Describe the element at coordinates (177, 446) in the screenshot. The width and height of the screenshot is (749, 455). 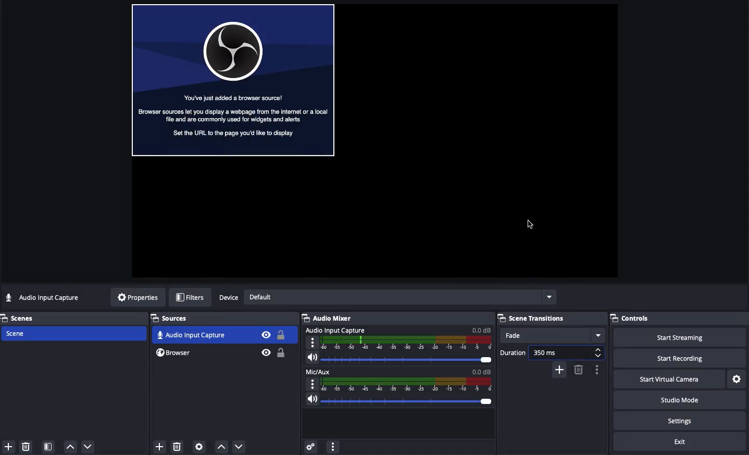
I see `Delete` at that location.